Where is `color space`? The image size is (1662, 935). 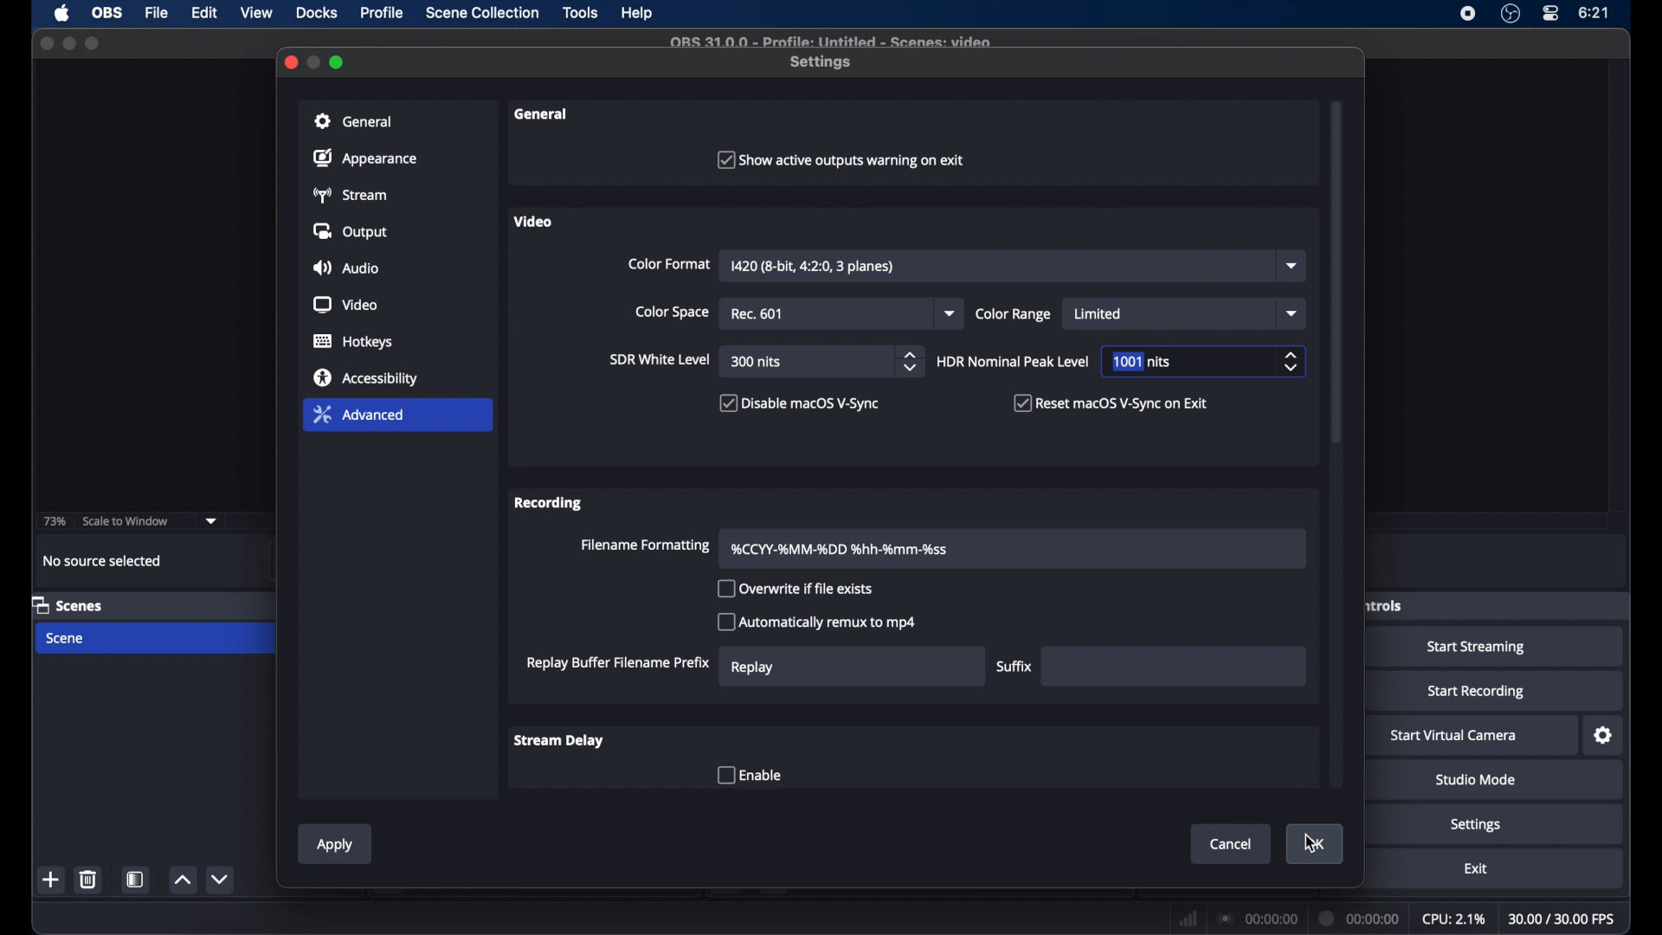 color space is located at coordinates (672, 312).